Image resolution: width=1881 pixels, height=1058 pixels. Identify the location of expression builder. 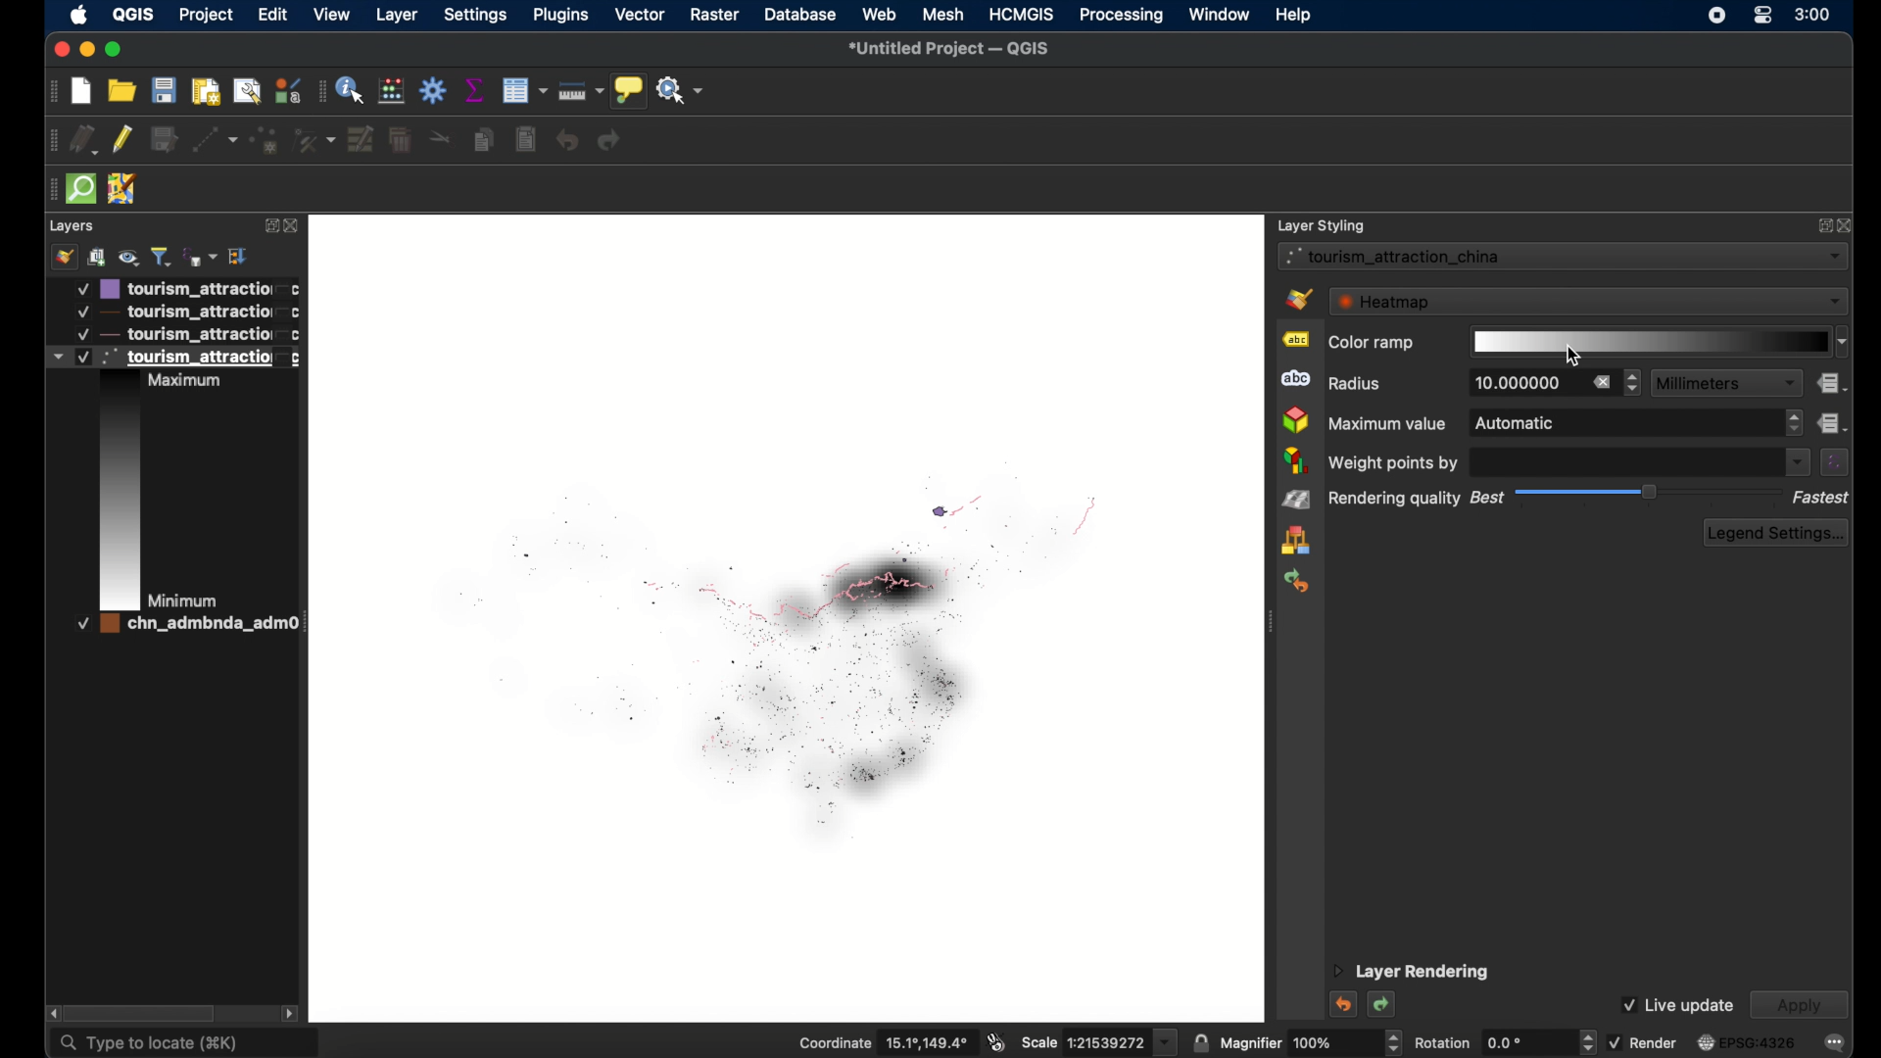
(1835, 462).